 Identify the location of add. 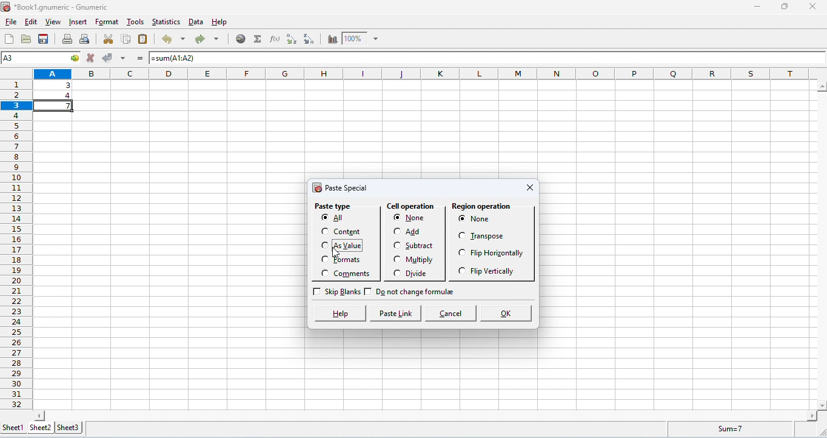
(417, 231).